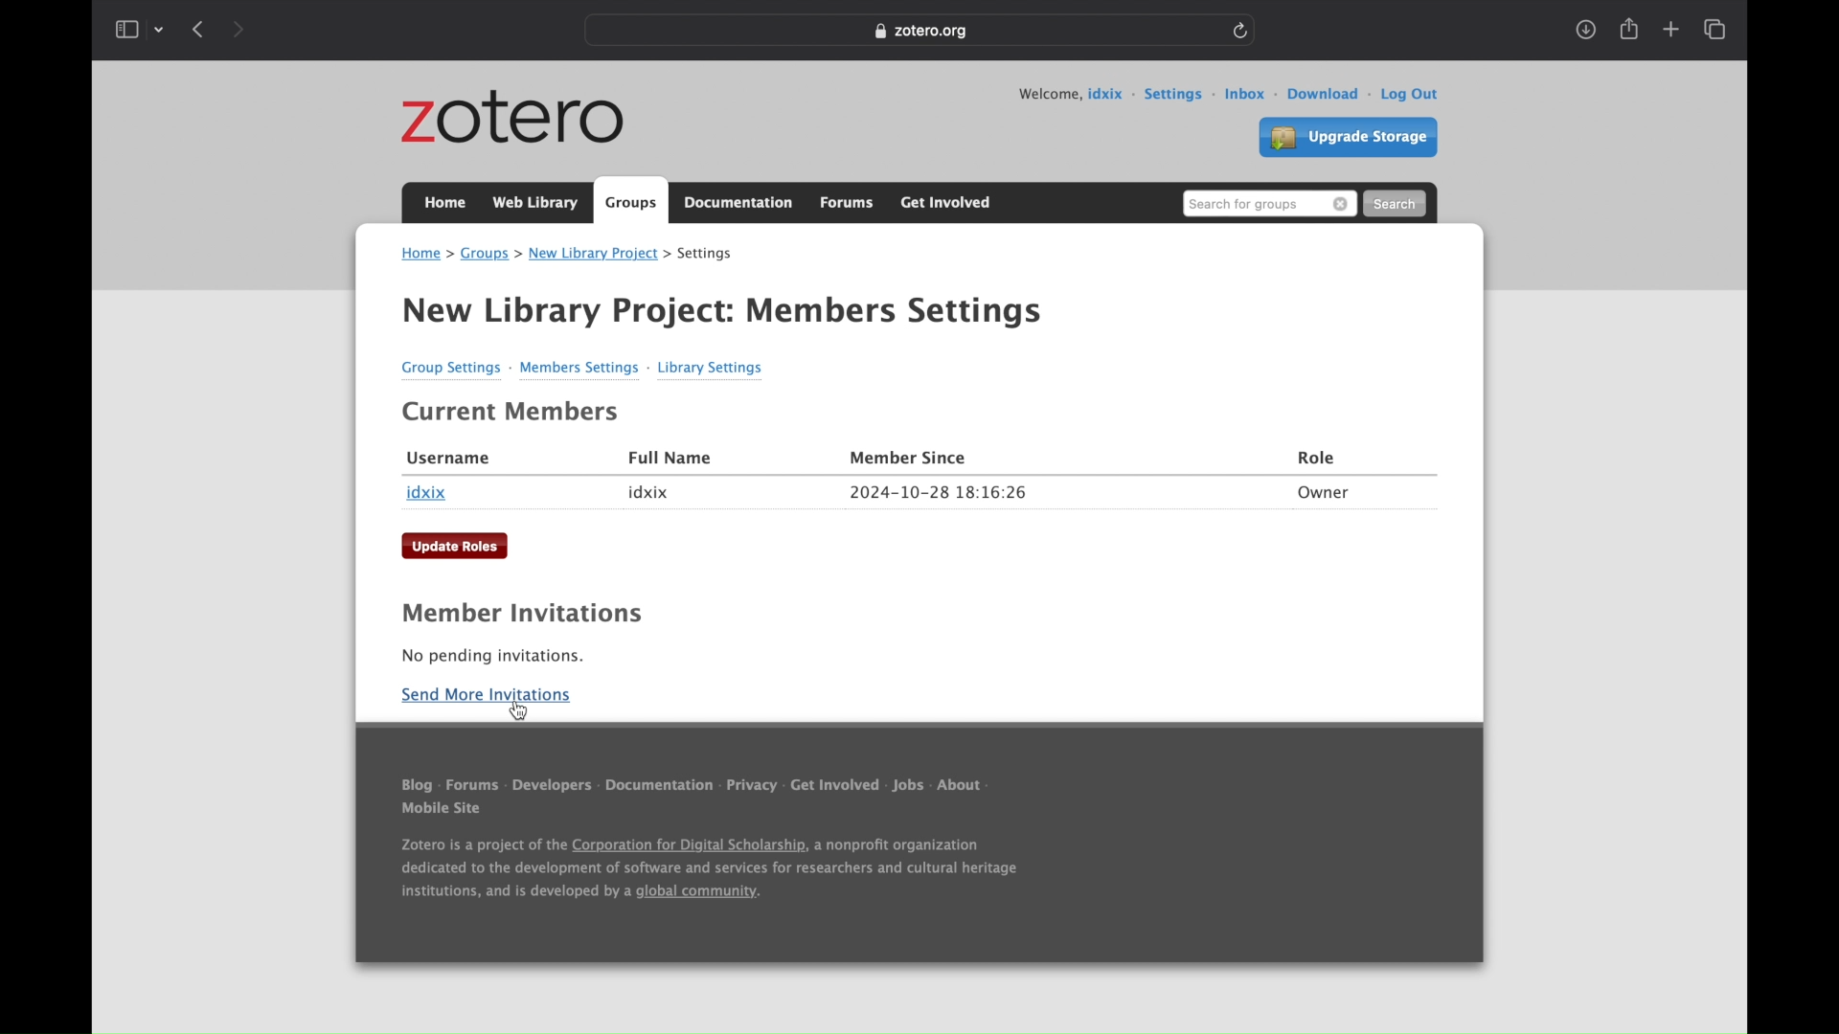 This screenshot has width=1839, height=1034. What do you see at coordinates (939, 490) in the screenshot?
I see `2024-10-28 18:16:26` at bounding box center [939, 490].